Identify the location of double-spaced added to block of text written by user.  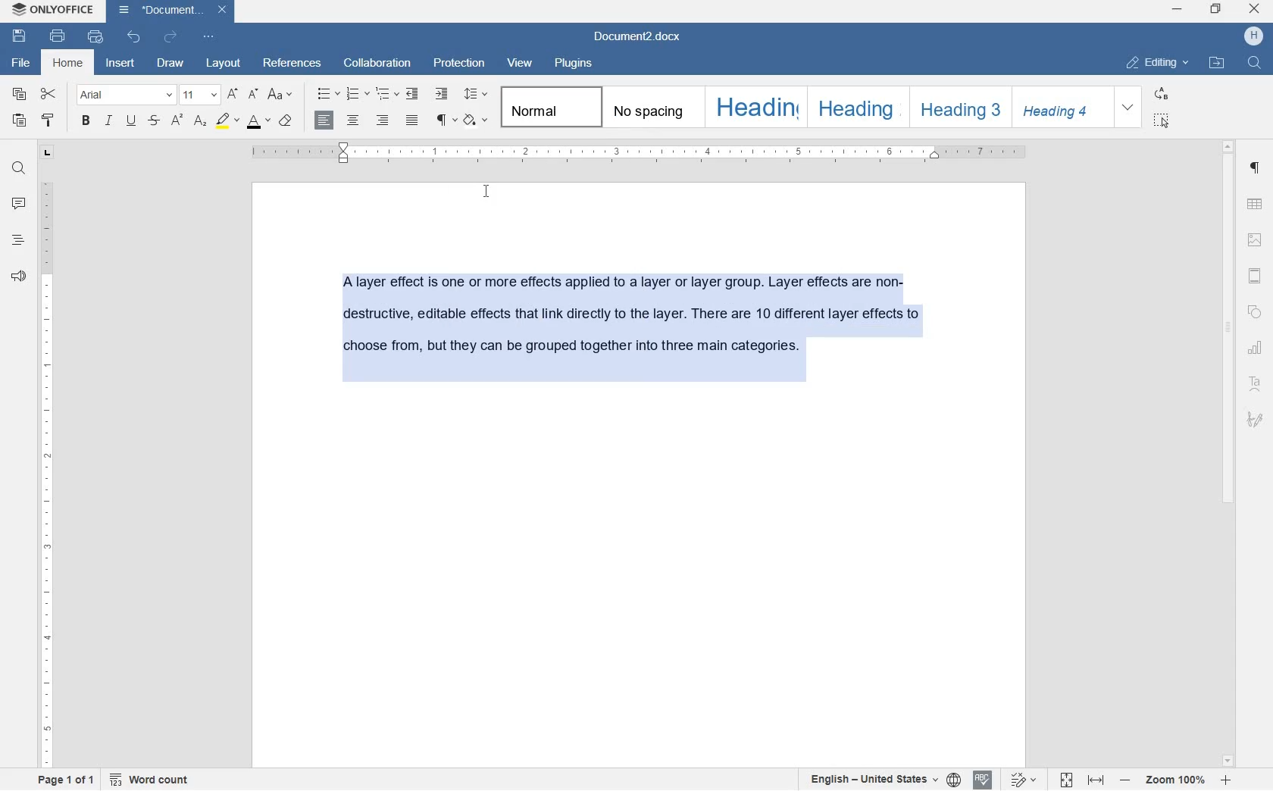
(630, 329).